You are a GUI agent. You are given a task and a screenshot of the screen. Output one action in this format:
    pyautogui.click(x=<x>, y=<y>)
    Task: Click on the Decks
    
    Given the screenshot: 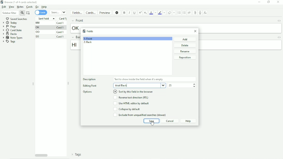 What is the action you would take?
    pyautogui.click(x=10, y=34)
    